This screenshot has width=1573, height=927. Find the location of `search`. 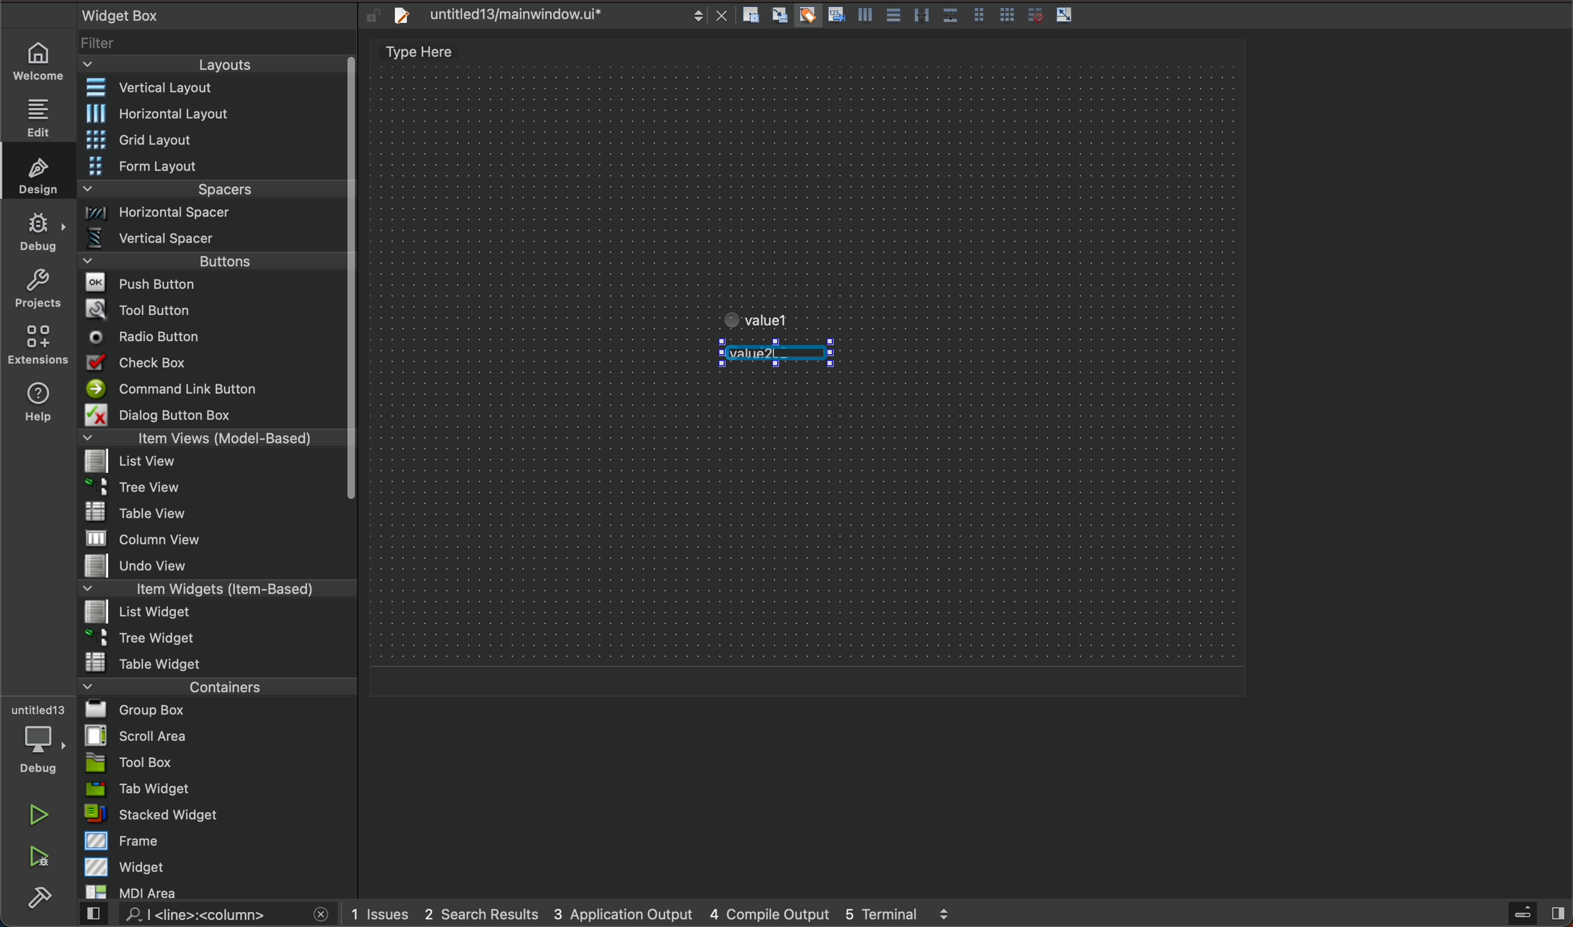

search is located at coordinates (202, 915).